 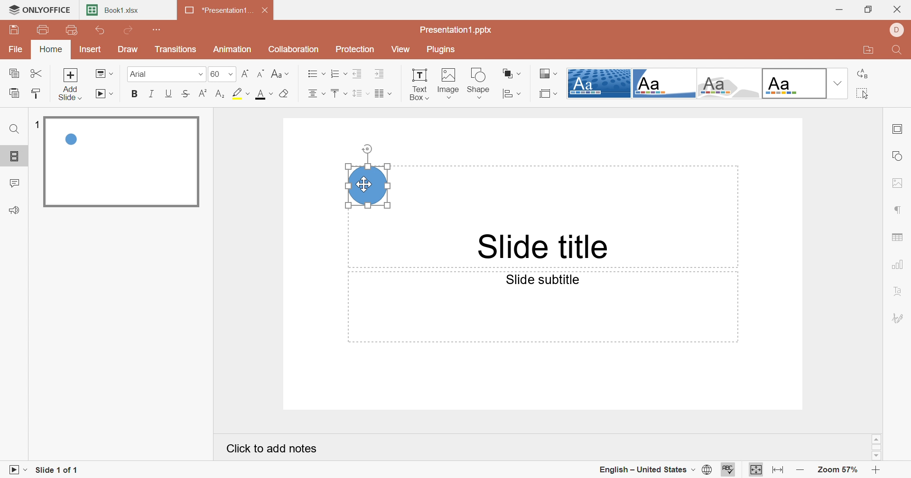 I want to click on Clear style, so click(x=285, y=94).